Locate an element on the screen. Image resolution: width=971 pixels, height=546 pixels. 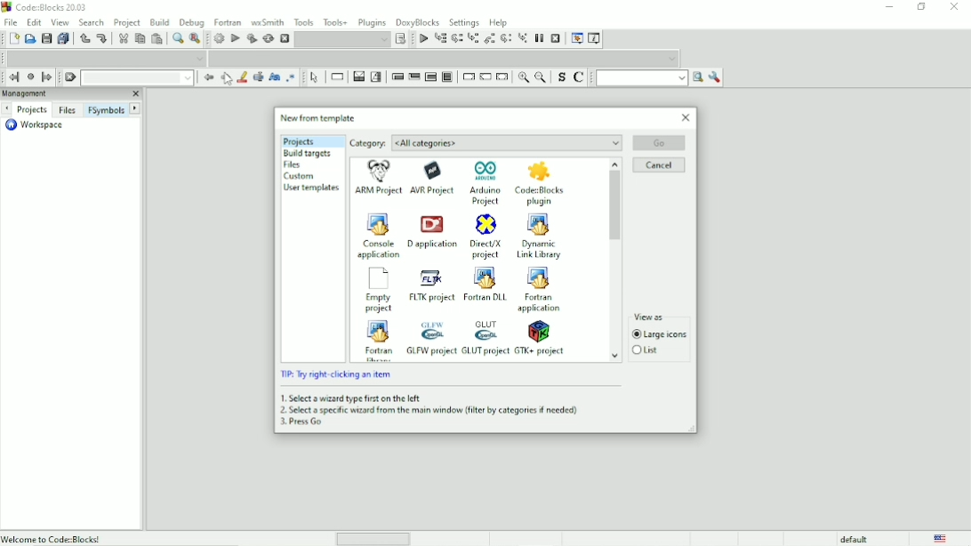
Abort is located at coordinates (285, 38).